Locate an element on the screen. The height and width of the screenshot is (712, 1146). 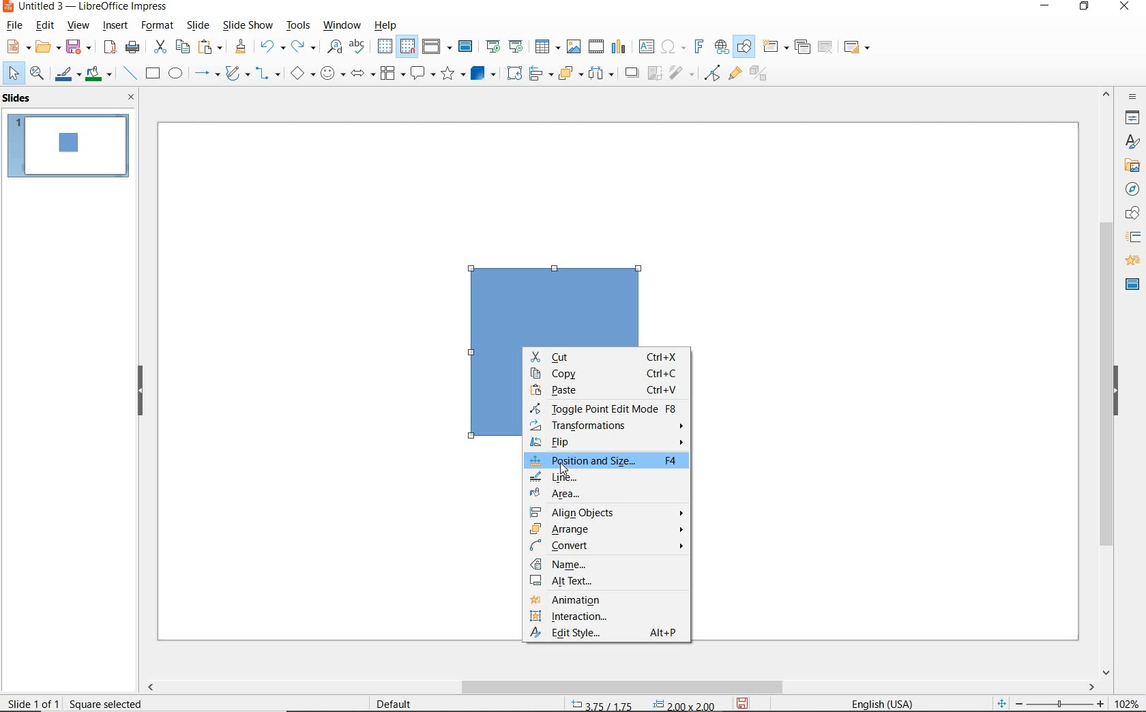
rectangle is located at coordinates (153, 73).